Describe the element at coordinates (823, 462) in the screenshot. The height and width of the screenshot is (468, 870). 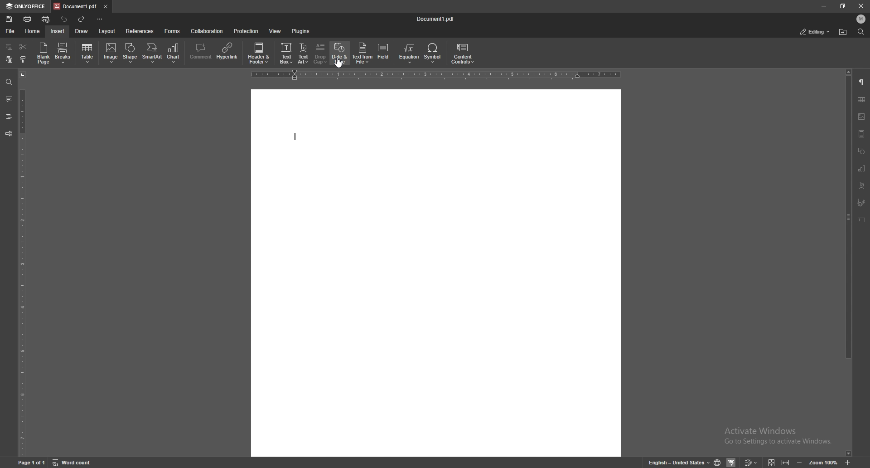
I see `zoom` at that location.